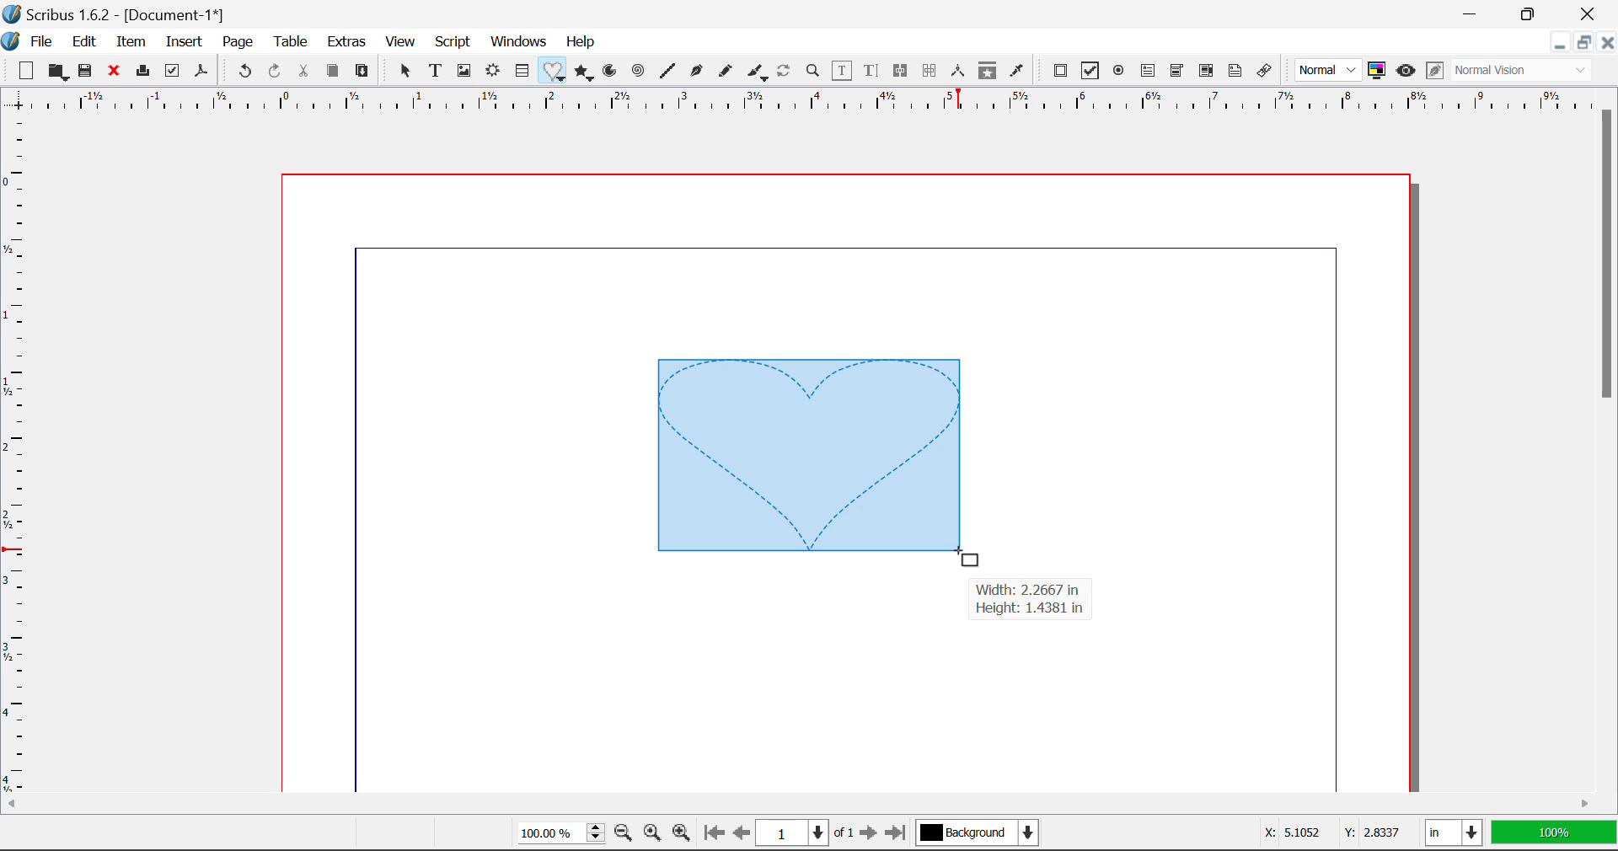 The width and height of the screenshot is (1618, 851). I want to click on Vertical Page Margins, so click(795, 104).